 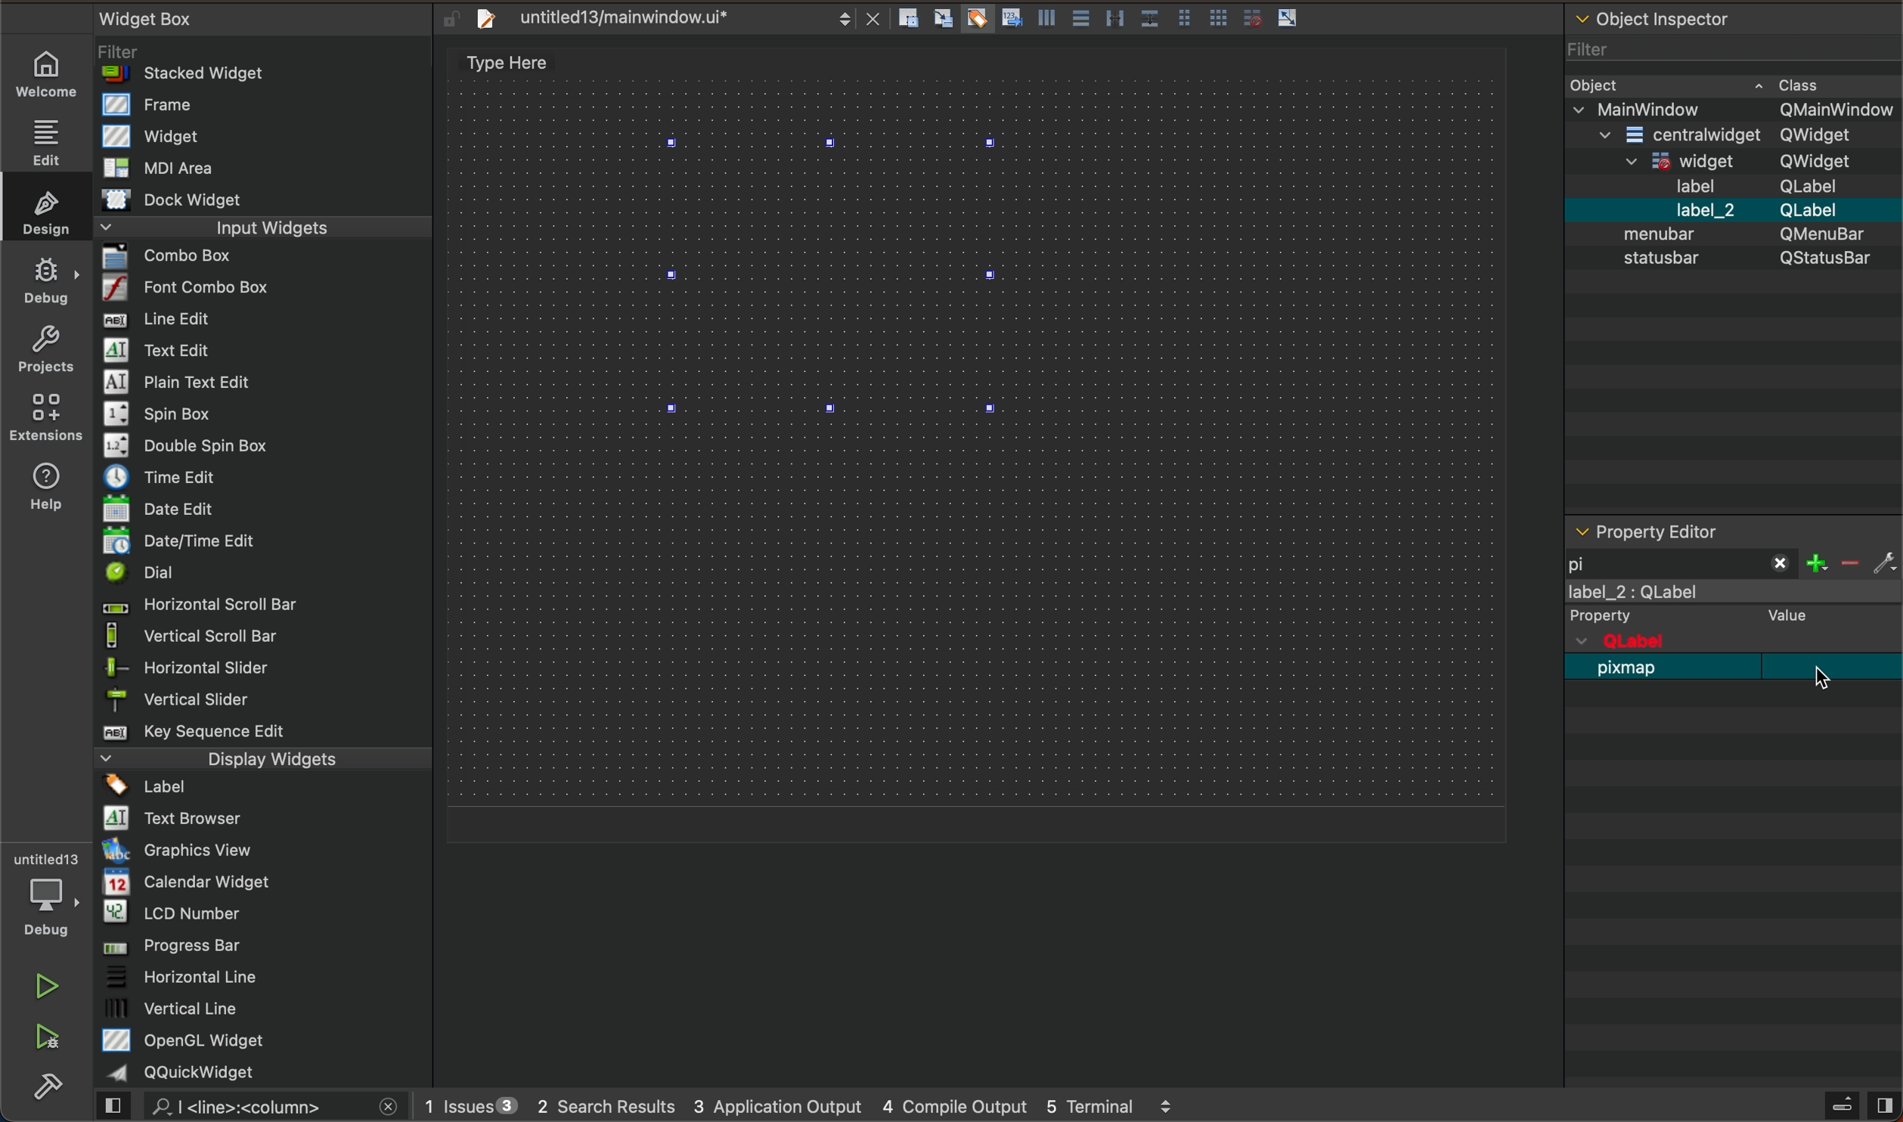 What do you see at coordinates (1855, 559) in the screenshot?
I see `filter` at bounding box center [1855, 559].